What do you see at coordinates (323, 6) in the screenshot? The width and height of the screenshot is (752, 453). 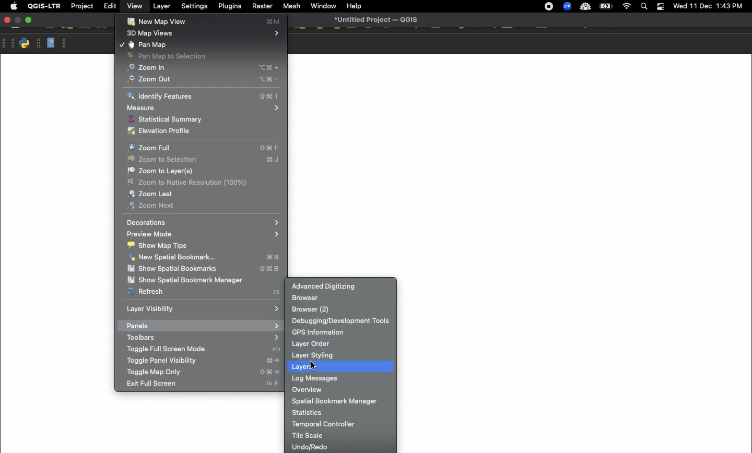 I see `Window` at bounding box center [323, 6].